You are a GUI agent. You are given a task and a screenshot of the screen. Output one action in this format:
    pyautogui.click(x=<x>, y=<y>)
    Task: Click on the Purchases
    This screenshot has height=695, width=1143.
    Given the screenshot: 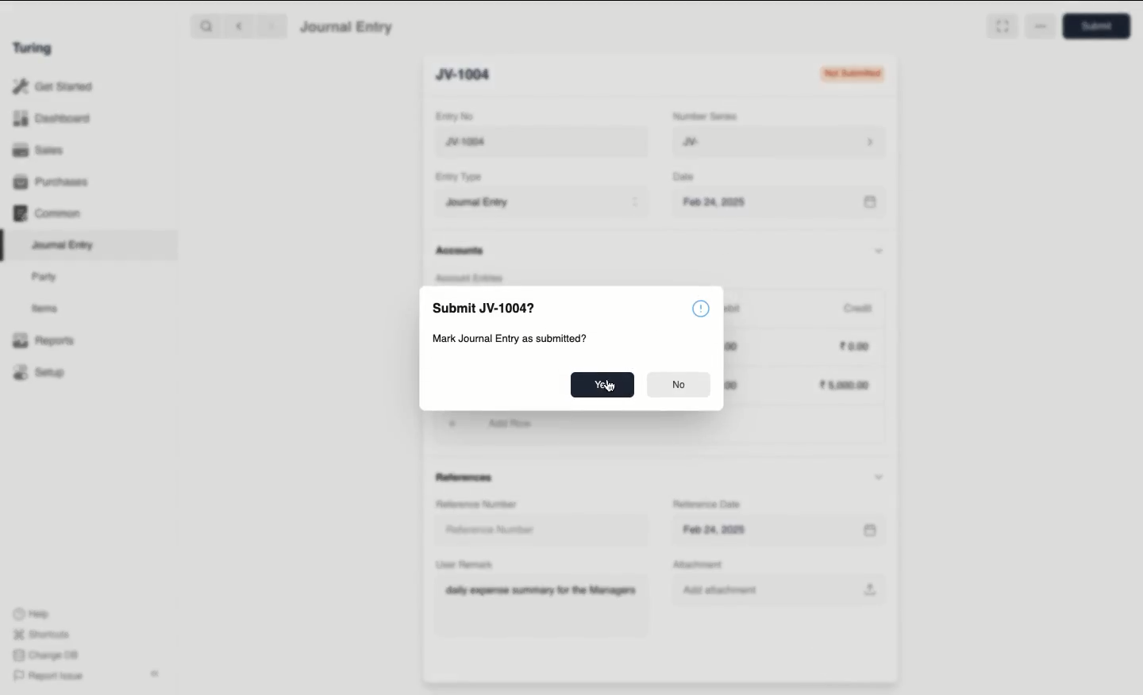 What is the action you would take?
    pyautogui.click(x=52, y=183)
    